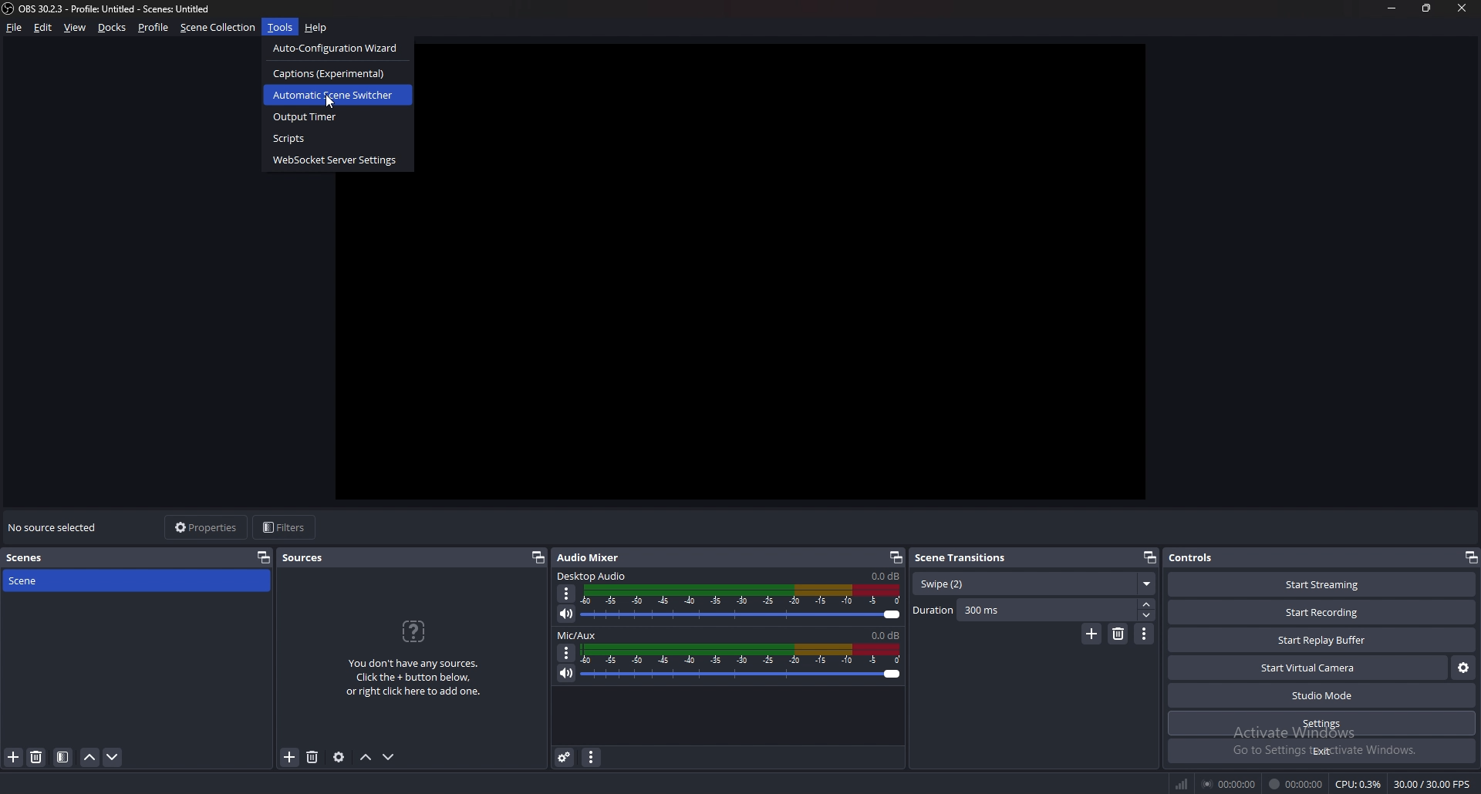 The height and width of the screenshot is (794, 1481). Describe the element at coordinates (1149, 615) in the screenshot. I see `decrease duration` at that location.